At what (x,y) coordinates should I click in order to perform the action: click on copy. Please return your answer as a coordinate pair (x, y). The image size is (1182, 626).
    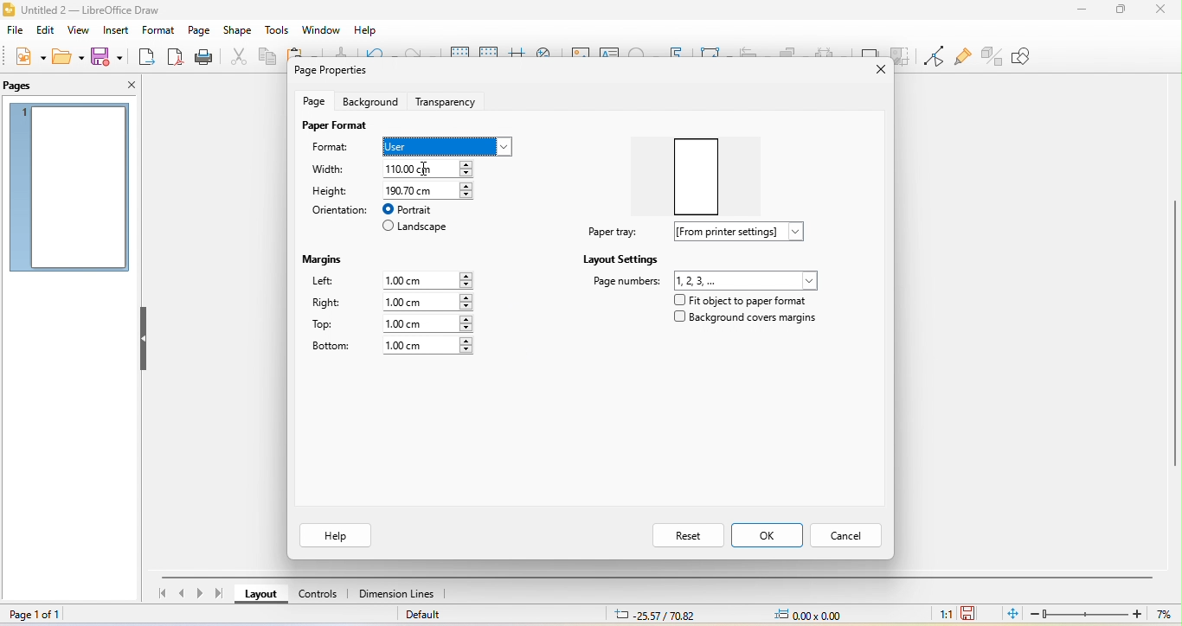
    Looking at the image, I should click on (267, 59).